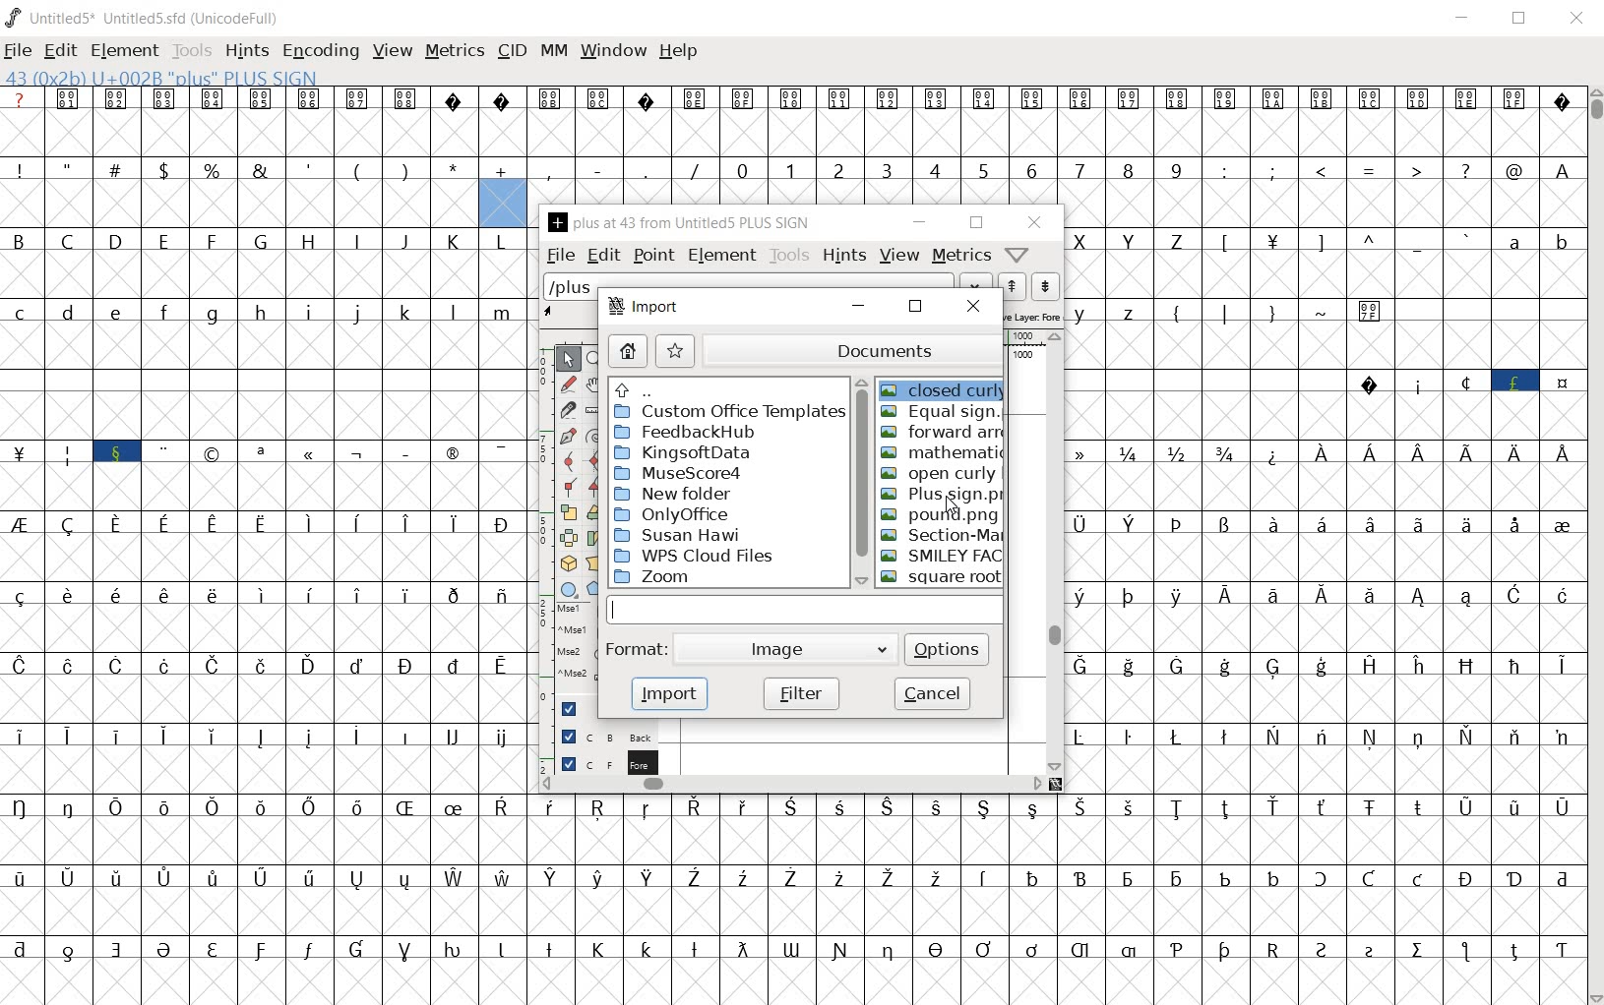  Describe the element at coordinates (21, 478) in the screenshot. I see `| M
i` at that location.